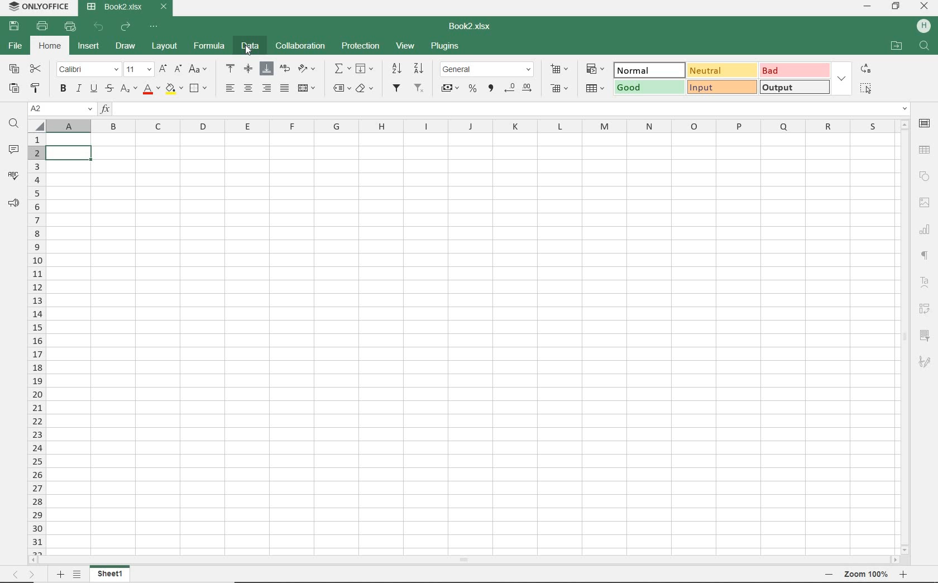 This screenshot has height=583, width=938. I want to click on INSERT CELLS, so click(558, 69).